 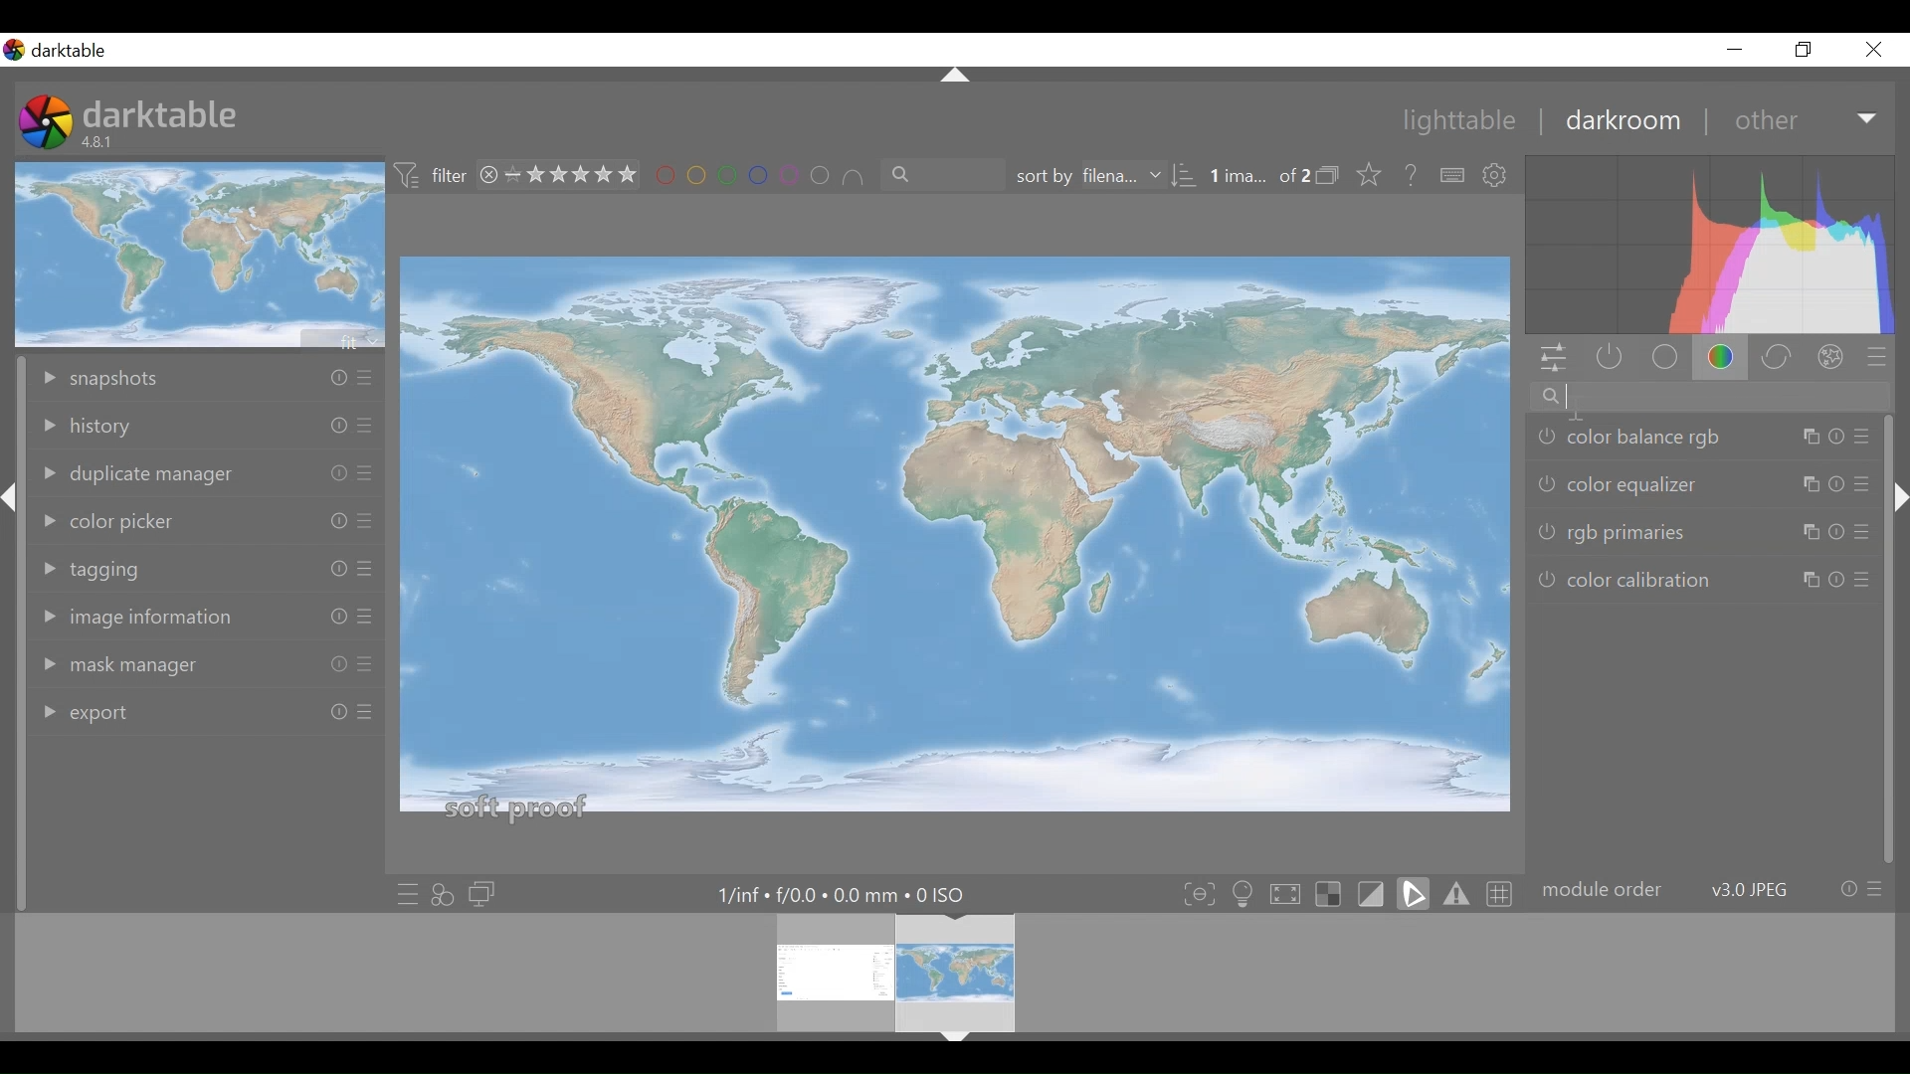 I want to click on , so click(x=1860, y=481).